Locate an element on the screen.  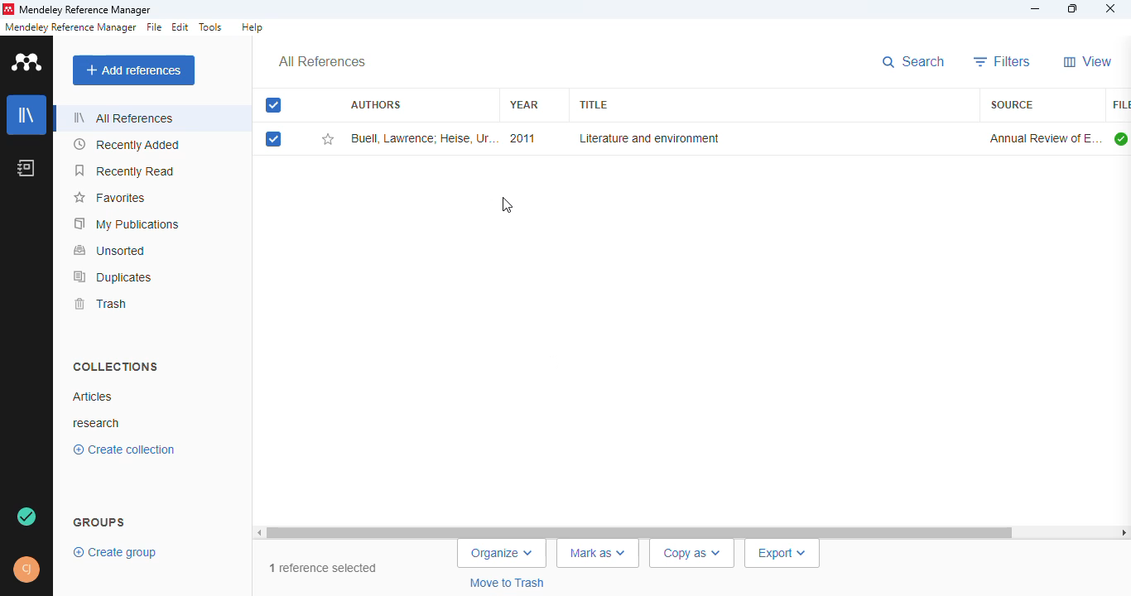
groups is located at coordinates (100, 523).